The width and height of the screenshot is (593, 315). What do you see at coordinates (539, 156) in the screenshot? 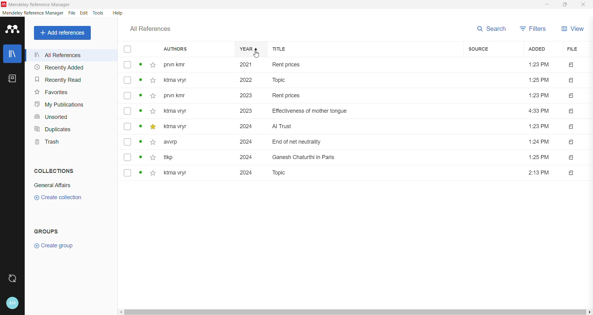
I see `1:25 PM` at bounding box center [539, 156].